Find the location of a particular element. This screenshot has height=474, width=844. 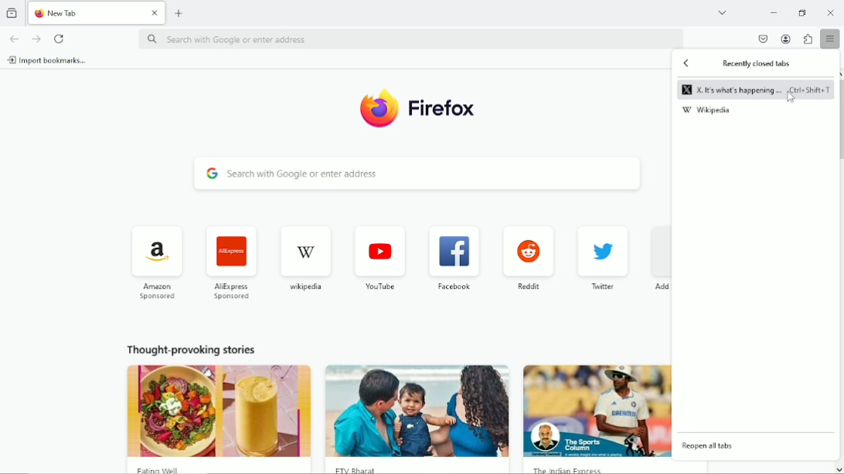

open application menu is located at coordinates (829, 39).